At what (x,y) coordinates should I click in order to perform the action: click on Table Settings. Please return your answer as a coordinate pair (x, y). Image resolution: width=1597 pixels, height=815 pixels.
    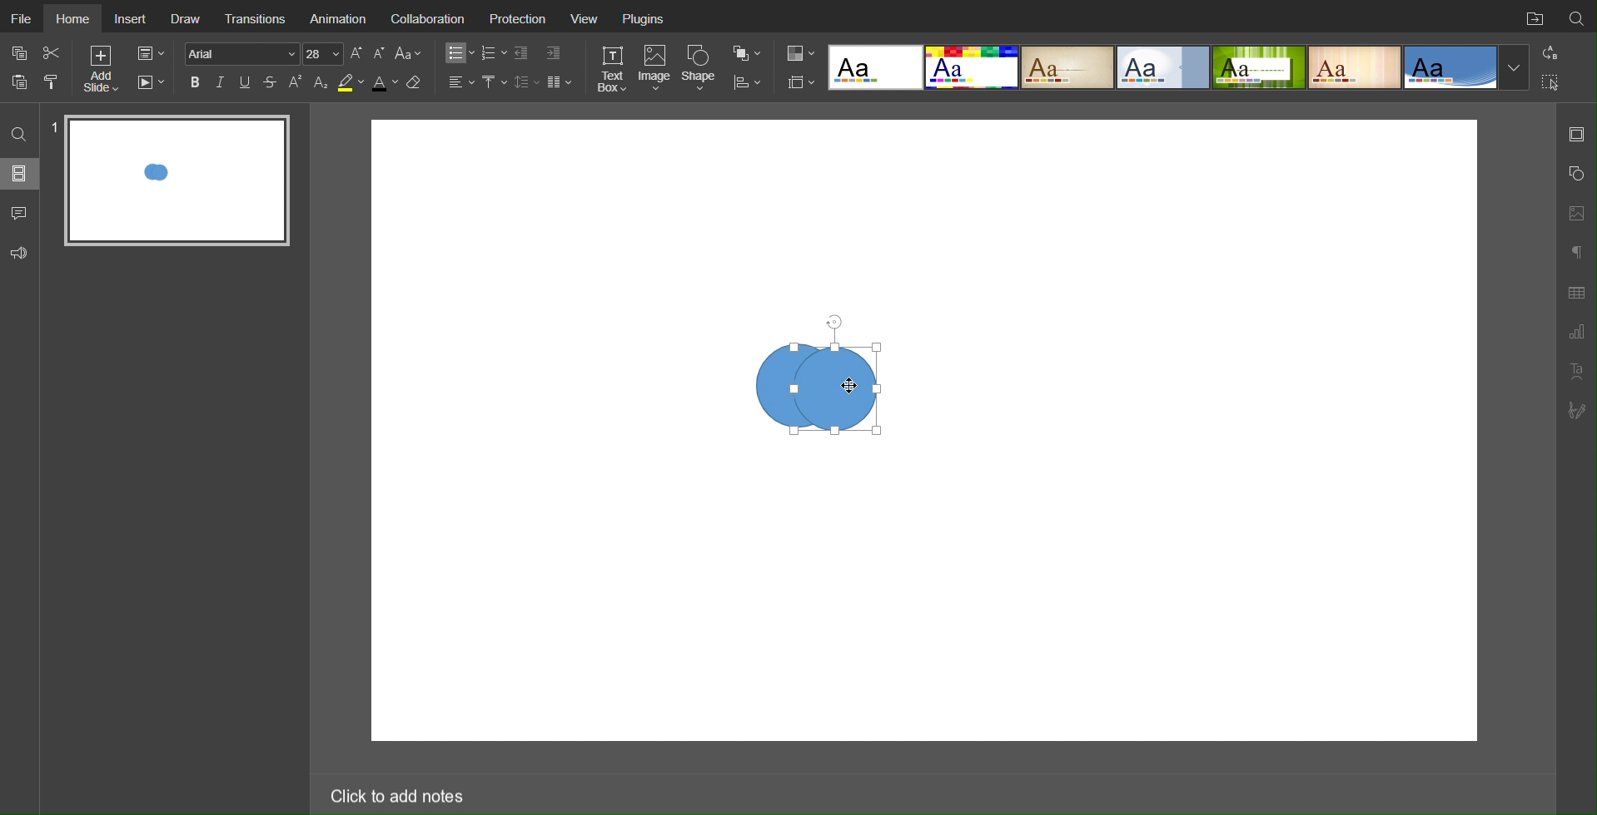
    Looking at the image, I should click on (1576, 291).